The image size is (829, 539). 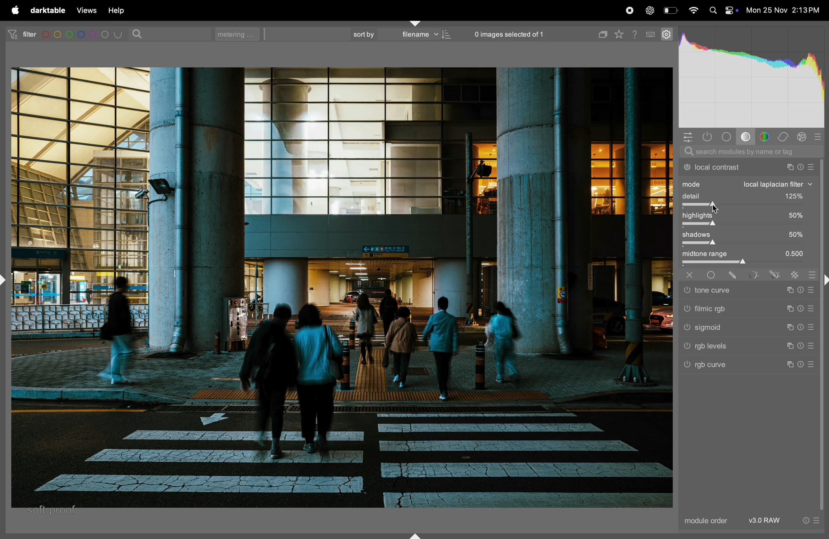 What do you see at coordinates (750, 264) in the screenshot?
I see `toggle` at bounding box center [750, 264].